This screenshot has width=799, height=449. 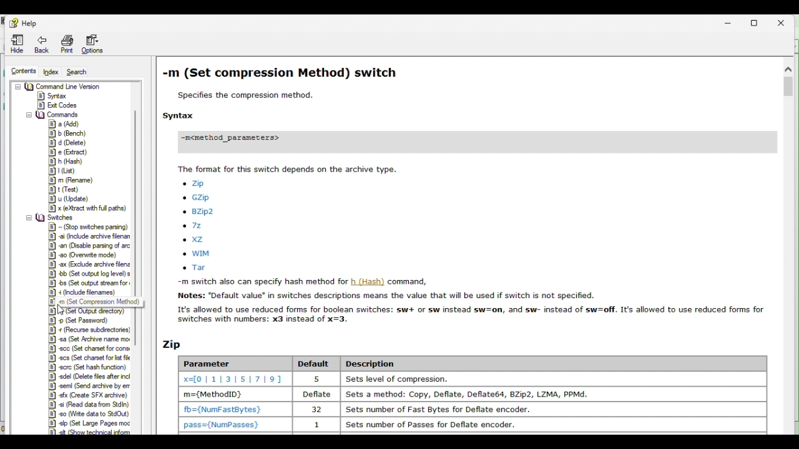 I want to click on seml, so click(x=89, y=387).